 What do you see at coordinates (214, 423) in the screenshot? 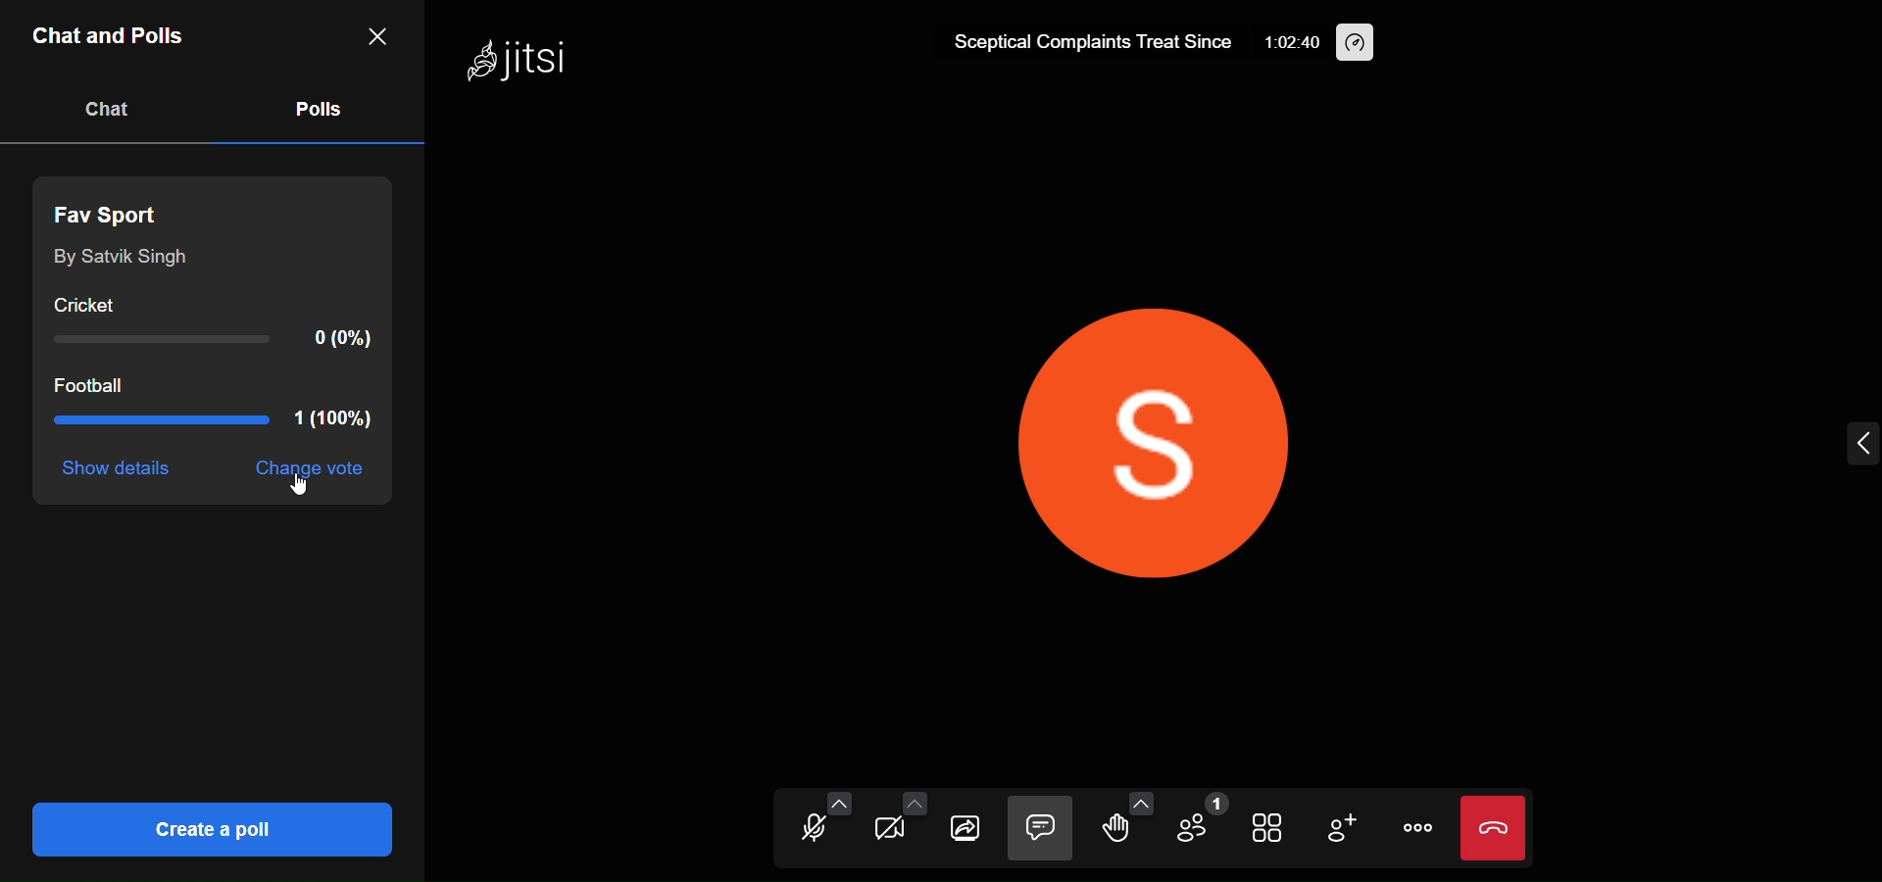
I see `option 2 result` at bounding box center [214, 423].